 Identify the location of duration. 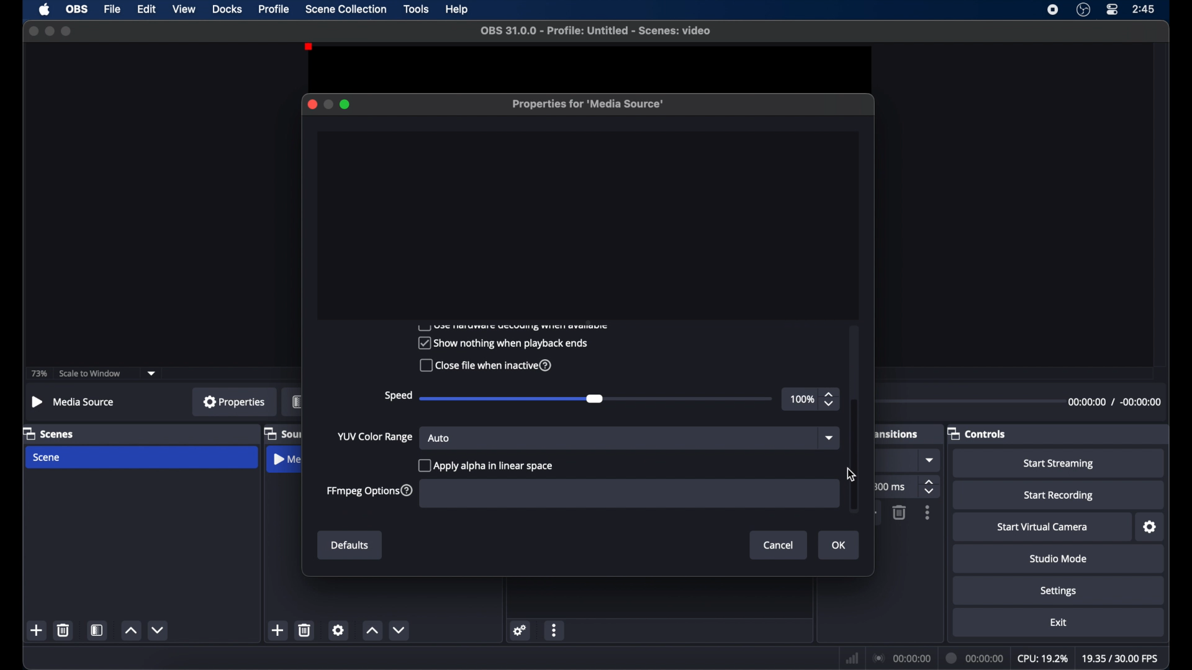
(1114, 401).